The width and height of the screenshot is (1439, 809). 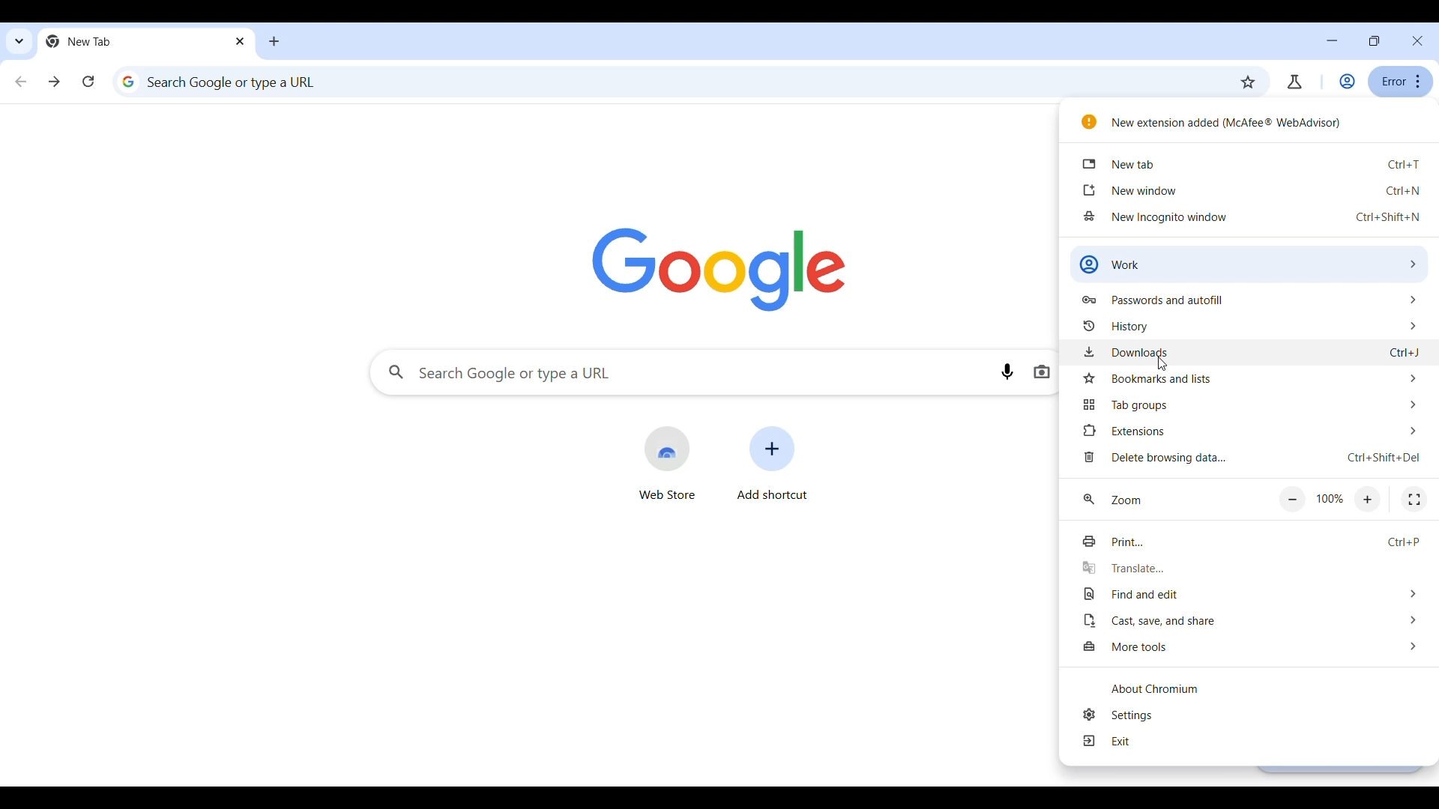 What do you see at coordinates (1250, 620) in the screenshot?
I see `Cast, save, and share ` at bounding box center [1250, 620].